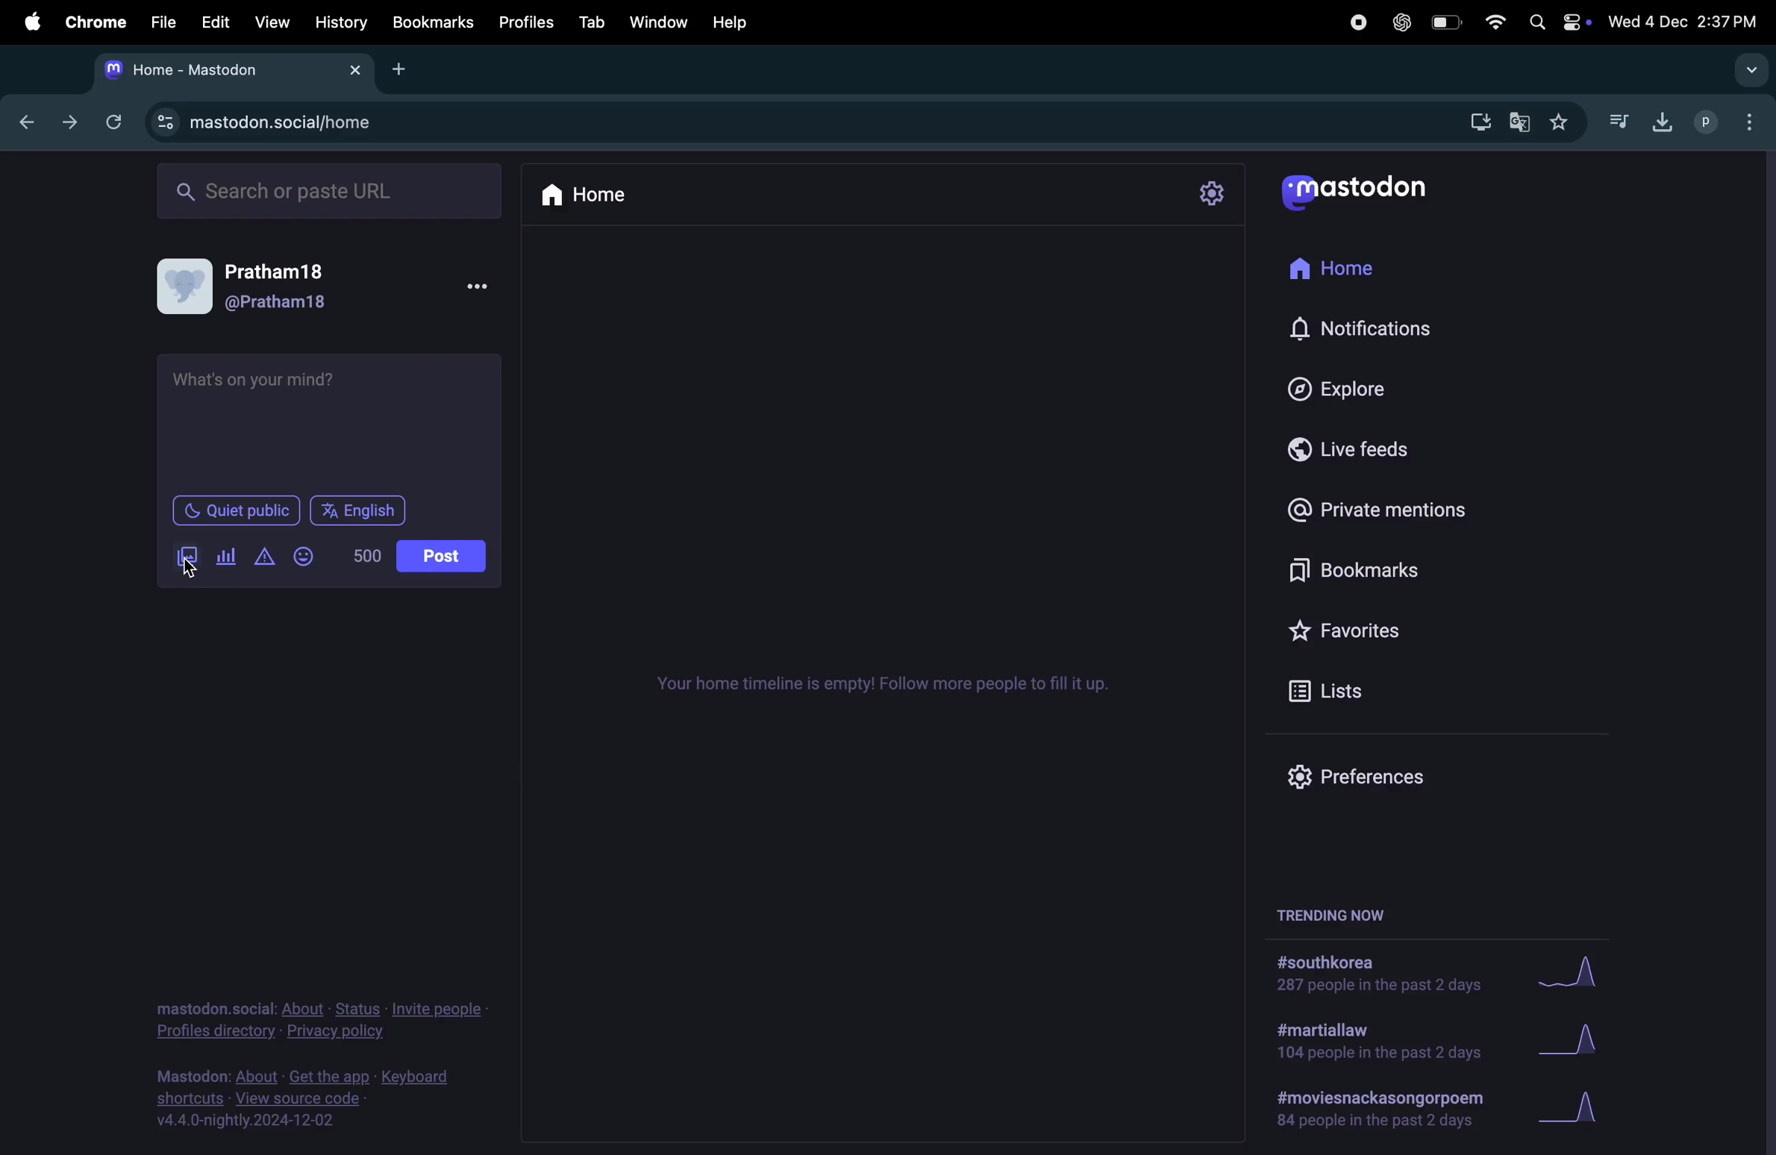 This screenshot has width=1776, height=1155. Describe the element at coordinates (331, 188) in the screenshot. I see `search url` at that location.